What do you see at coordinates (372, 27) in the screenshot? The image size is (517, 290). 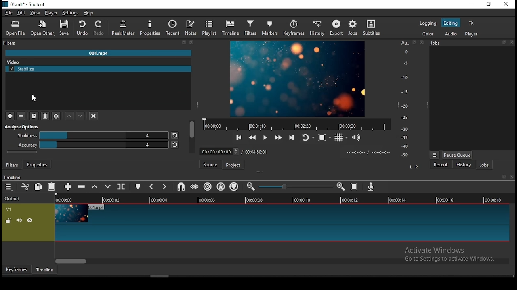 I see `subtitles` at bounding box center [372, 27].